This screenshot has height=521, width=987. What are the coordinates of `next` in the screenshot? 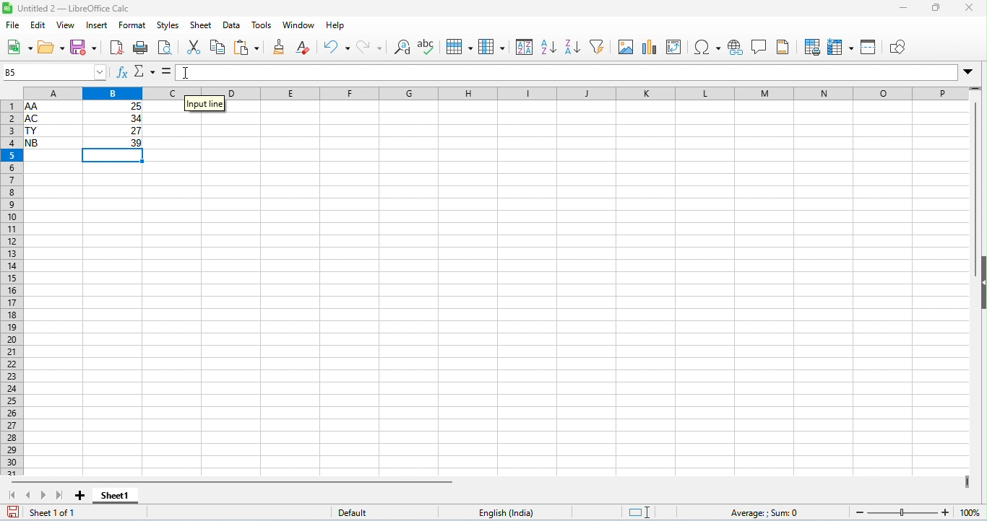 It's located at (44, 494).